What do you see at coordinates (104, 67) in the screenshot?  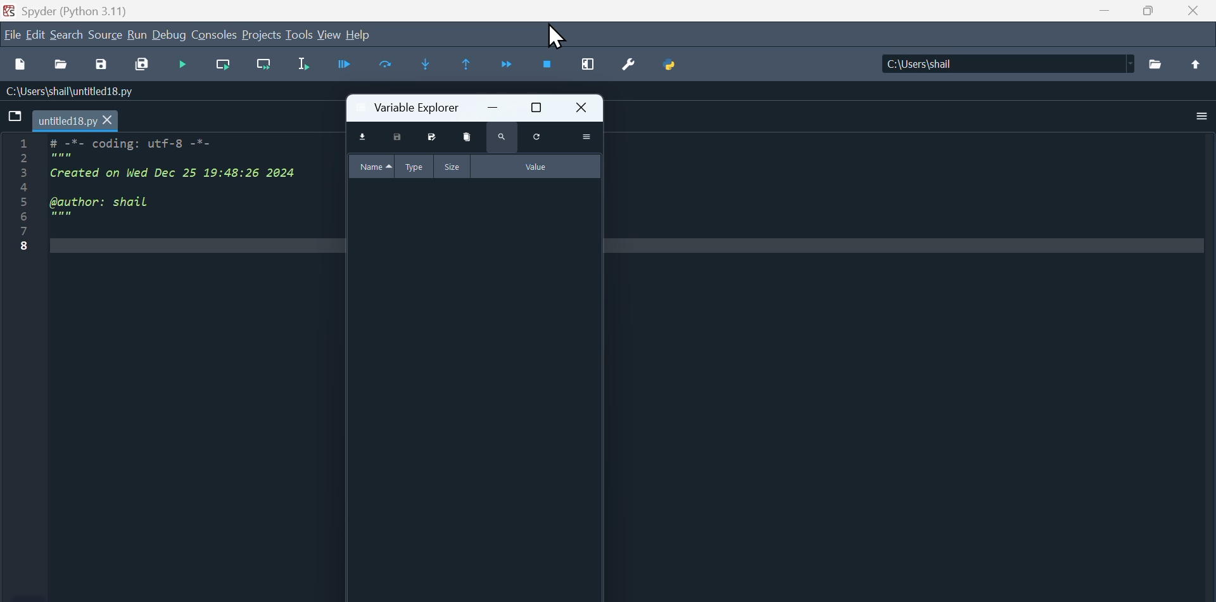 I see `Save` at bounding box center [104, 67].